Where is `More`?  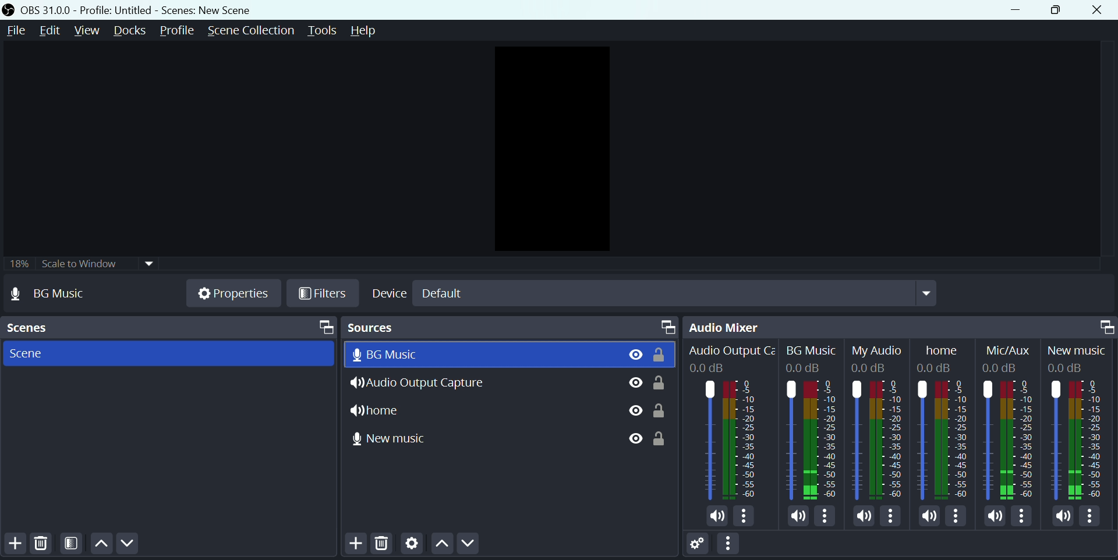
More is located at coordinates (824, 513).